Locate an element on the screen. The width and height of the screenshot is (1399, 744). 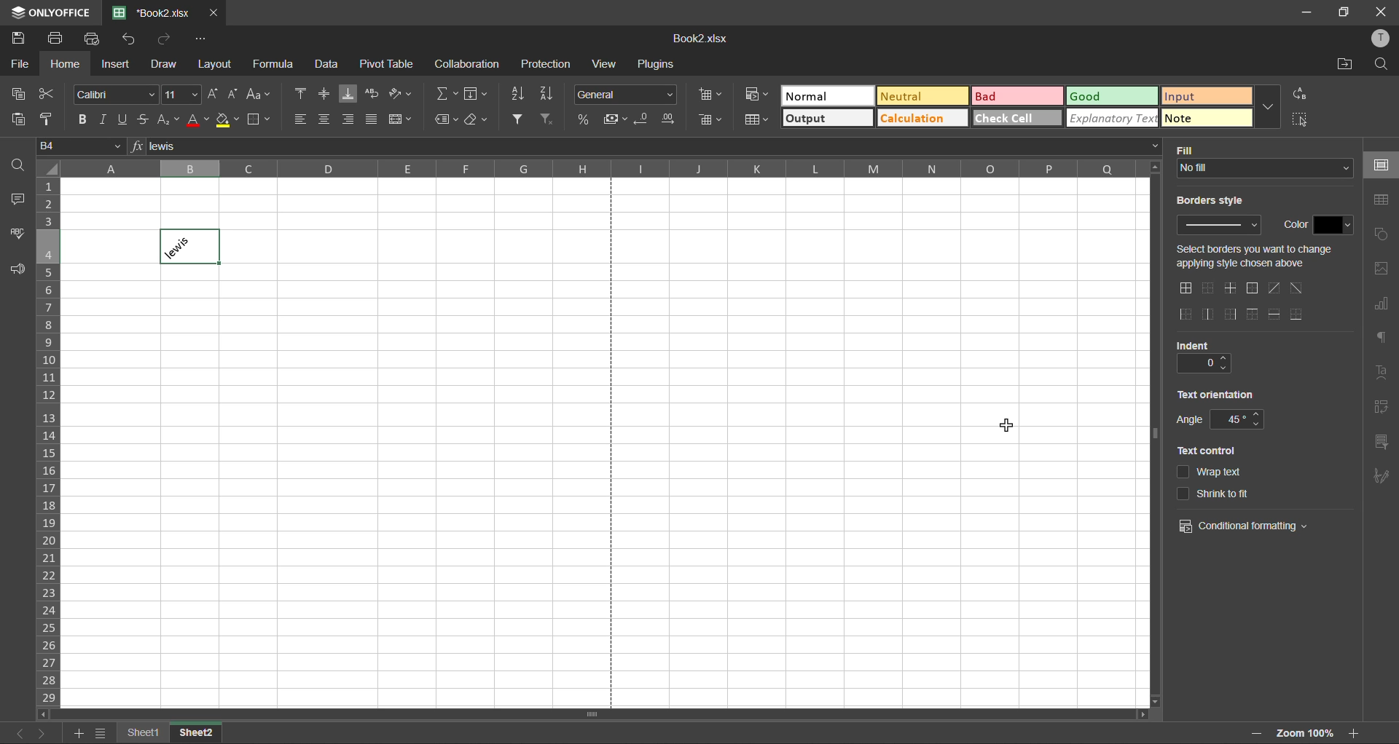
profile is located at coordinates (1379, 39).